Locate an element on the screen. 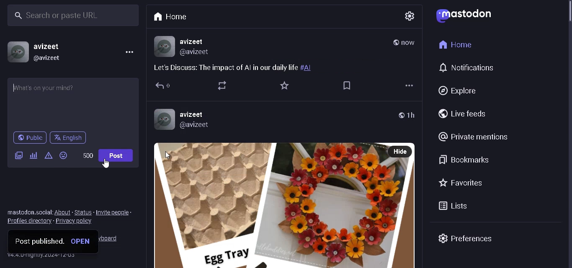 The width and height of the screenshot is (572, 268). CURSOR is located at coordinates (105, 165).